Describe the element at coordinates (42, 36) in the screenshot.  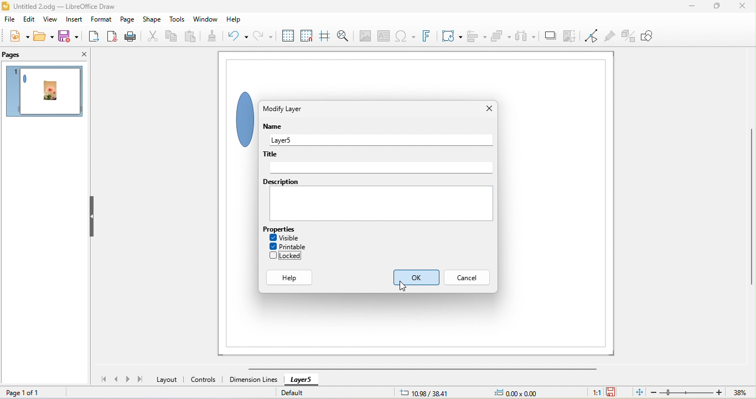
I see `open` at that location.